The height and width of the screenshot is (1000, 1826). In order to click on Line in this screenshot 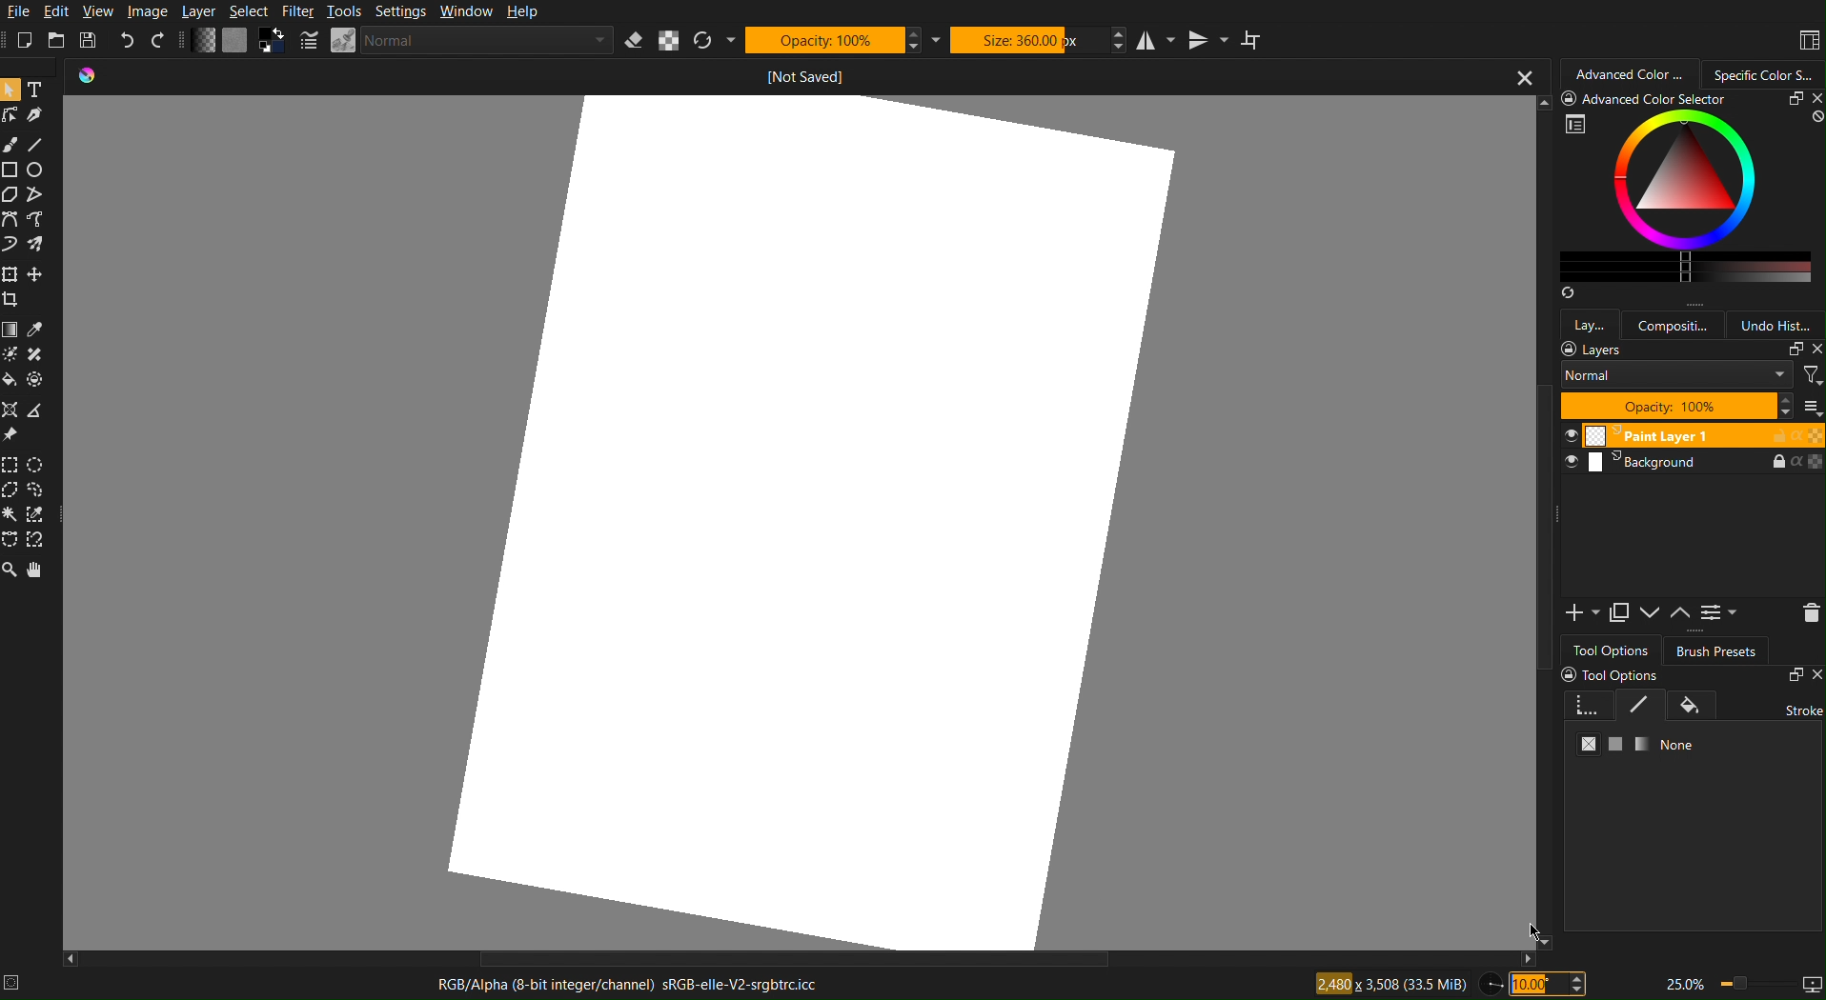, I will do `click(36, 142)`.